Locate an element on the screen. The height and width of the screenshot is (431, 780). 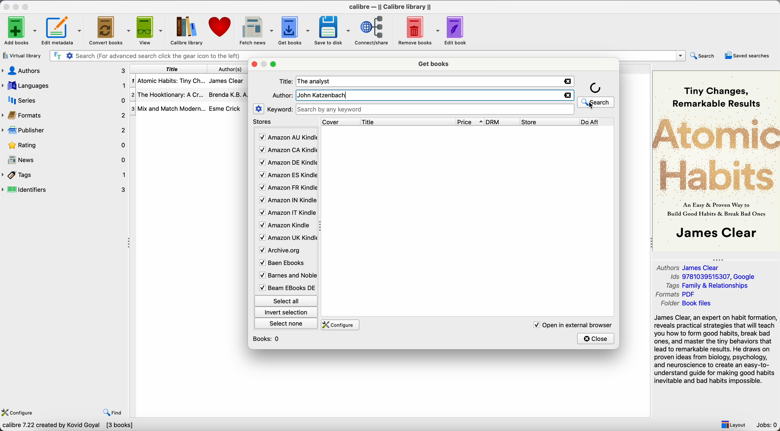
Mix and Mtach Modern... is located at coordinates (167, 108).